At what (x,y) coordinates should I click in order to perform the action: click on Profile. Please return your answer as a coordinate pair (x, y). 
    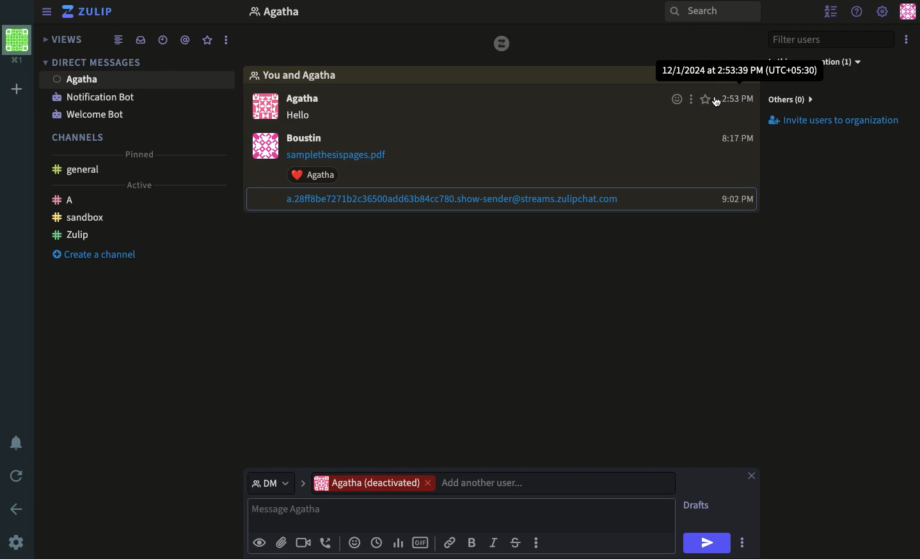
    Looking at the image, I should click on (19, 45).